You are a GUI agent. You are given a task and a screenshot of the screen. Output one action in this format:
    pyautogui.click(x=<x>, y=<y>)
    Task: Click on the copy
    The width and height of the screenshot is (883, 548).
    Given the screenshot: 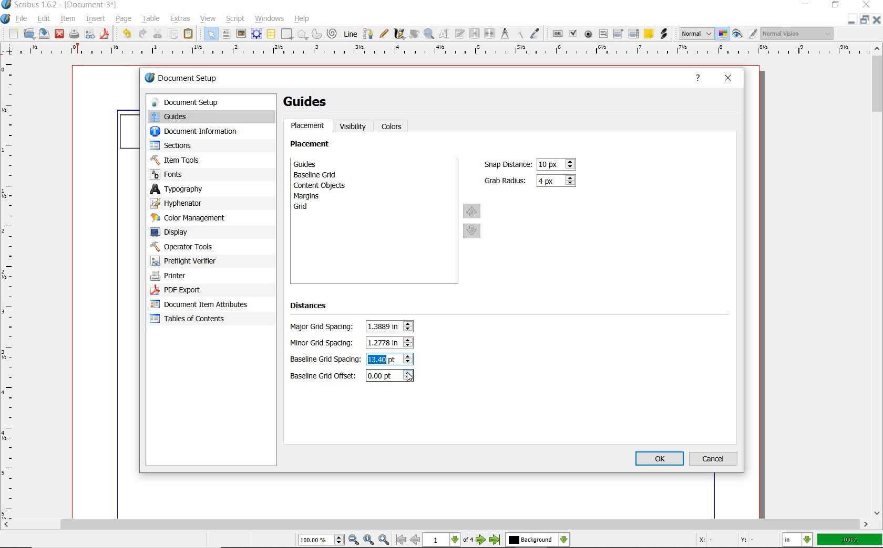 What is the action you would take?
    pyautogui.click(x=173, y=35)
    